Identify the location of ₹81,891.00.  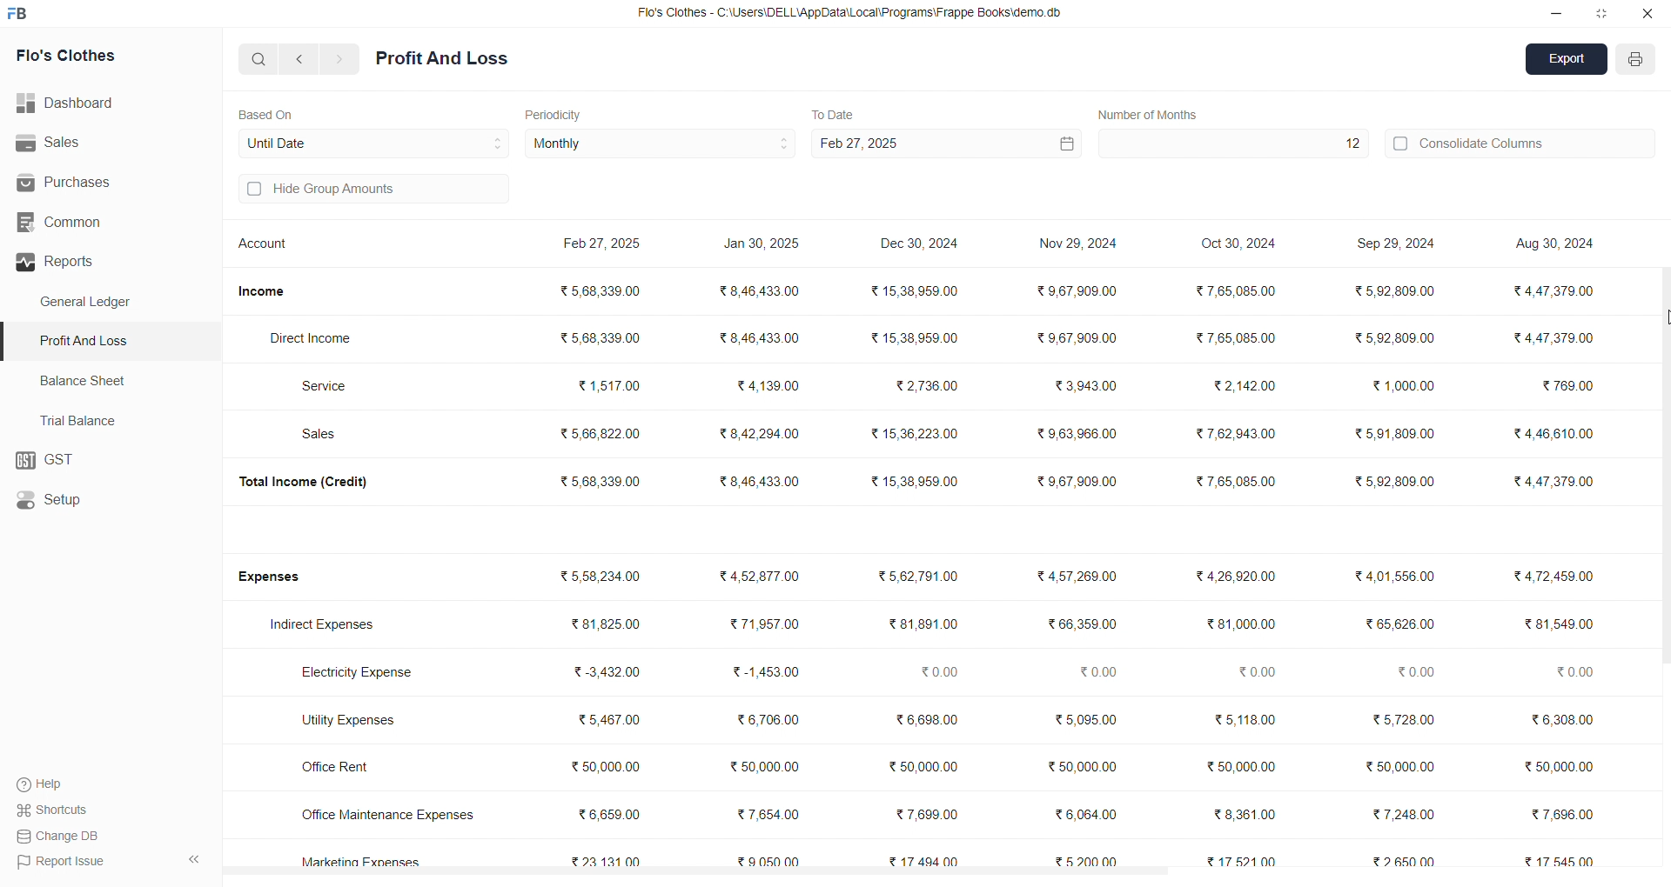
(929, 624).